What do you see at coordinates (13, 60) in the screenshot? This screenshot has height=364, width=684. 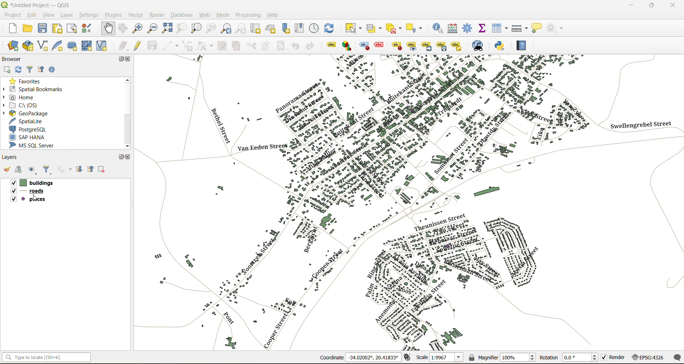 I see `browser` at bounding box center [13, 60].